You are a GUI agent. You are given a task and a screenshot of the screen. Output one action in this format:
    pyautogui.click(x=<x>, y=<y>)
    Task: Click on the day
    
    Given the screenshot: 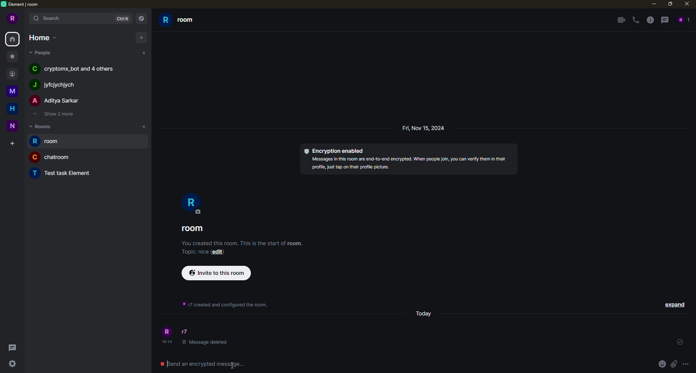 What is the action you would take?
    pyautogui.click(x=423, y=314)
    